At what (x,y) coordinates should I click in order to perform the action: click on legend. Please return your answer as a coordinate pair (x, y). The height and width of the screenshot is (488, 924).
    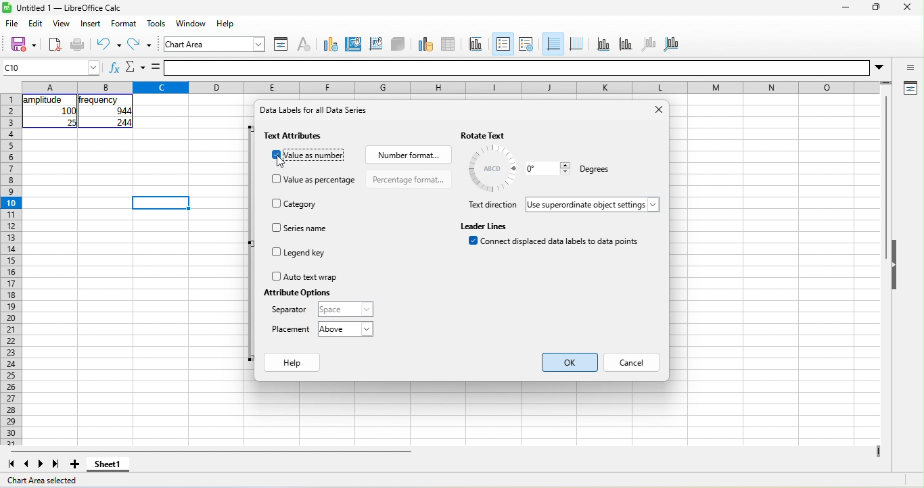
    Looking at the image, I should click on (526, 44).